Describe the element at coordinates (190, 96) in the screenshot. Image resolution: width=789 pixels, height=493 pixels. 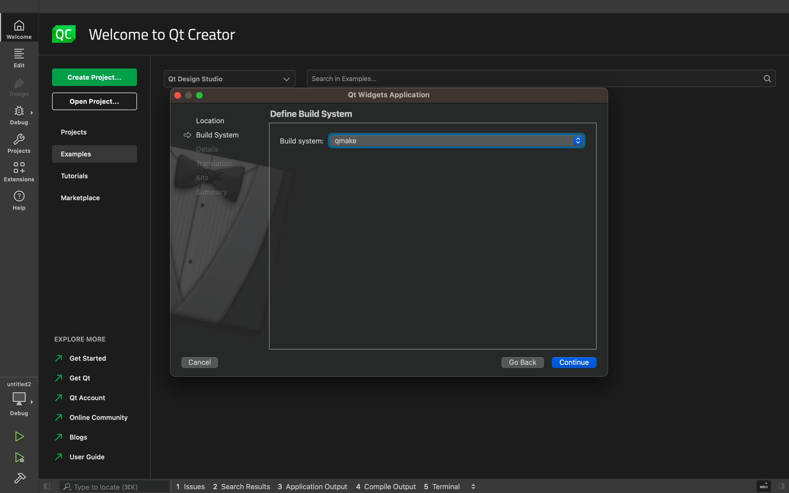
I see `window control` at that location.